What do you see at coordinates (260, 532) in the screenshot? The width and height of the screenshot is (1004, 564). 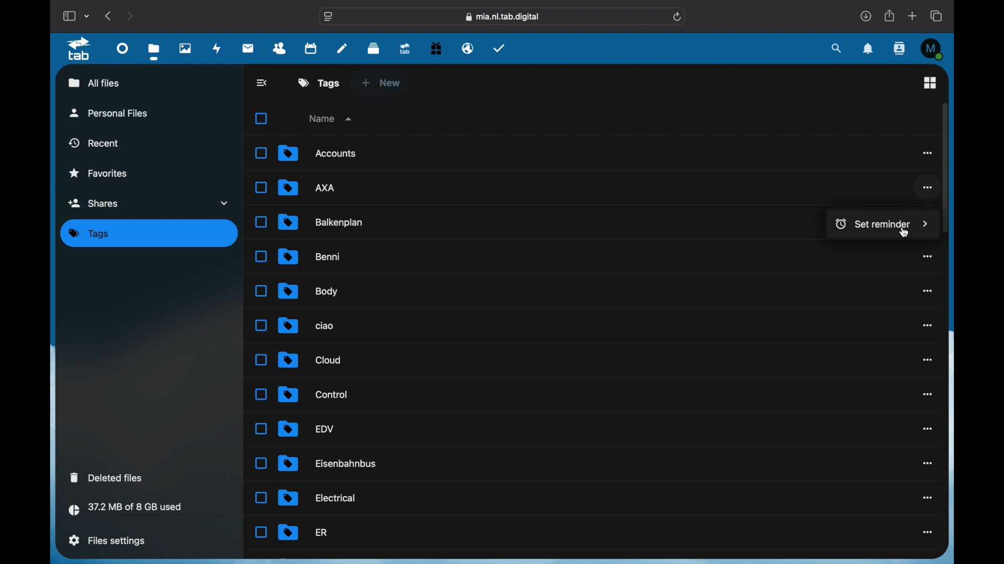 I see `Unselected Checkbox` at bounding box center [260, 532].